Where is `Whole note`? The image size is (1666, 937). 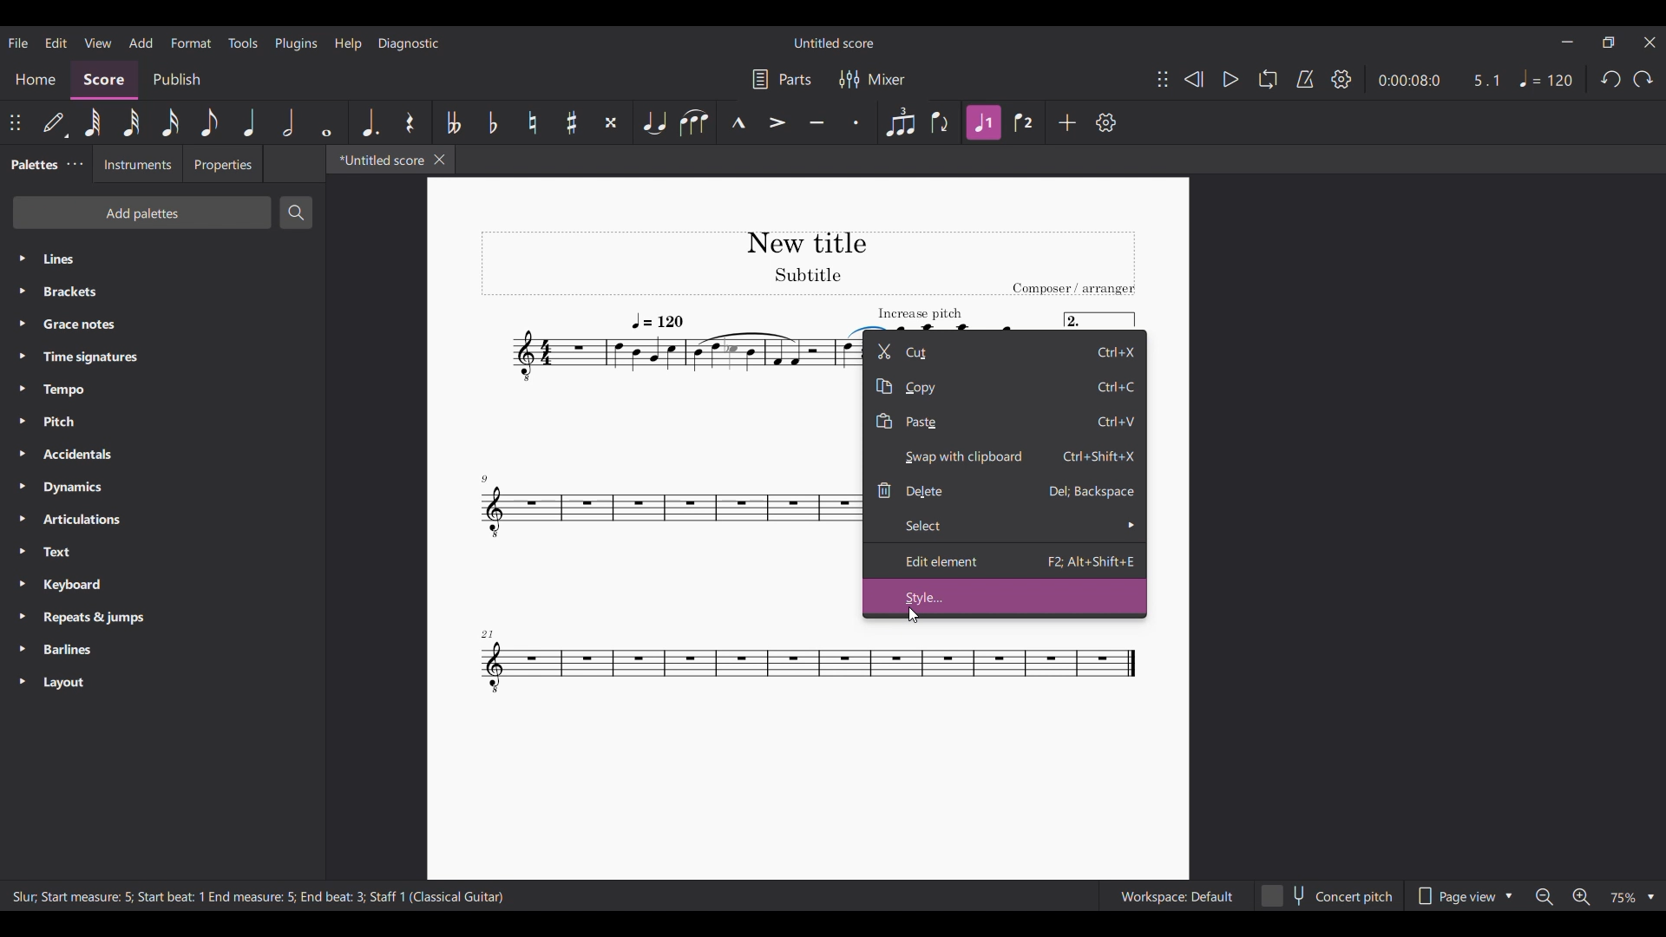
Whole note is located at coordinates (325, 122).